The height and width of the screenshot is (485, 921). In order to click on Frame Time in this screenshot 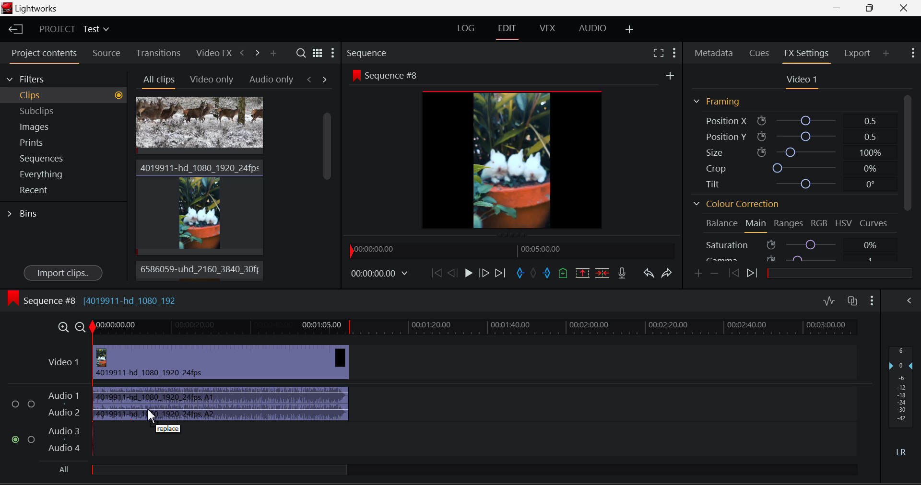, I will do `click(383, 275)`.